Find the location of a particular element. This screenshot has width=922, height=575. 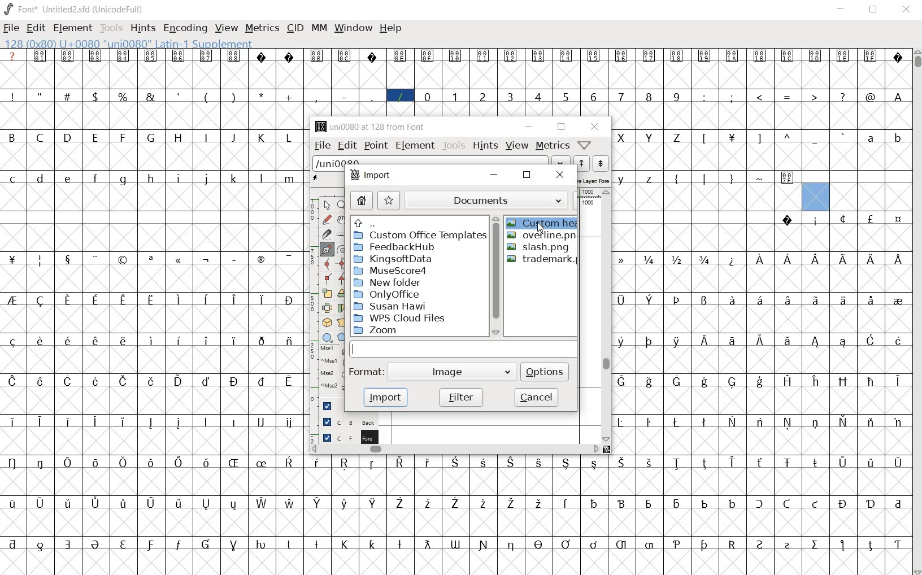

tools is located at coordinates (453, 145).